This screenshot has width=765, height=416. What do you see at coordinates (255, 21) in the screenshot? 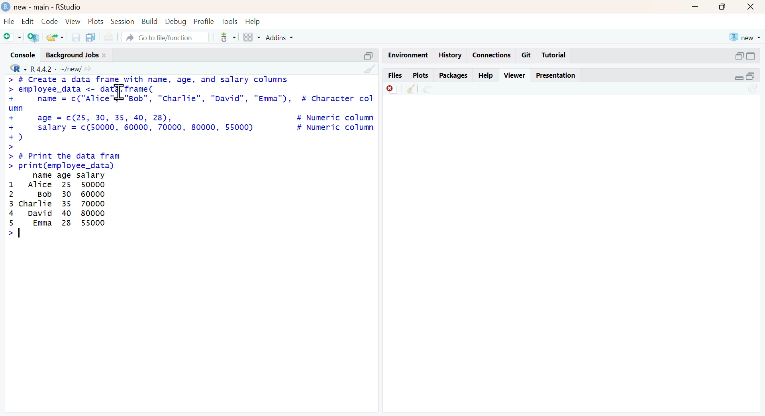
I see `Help` at bounding box center [255, 21].